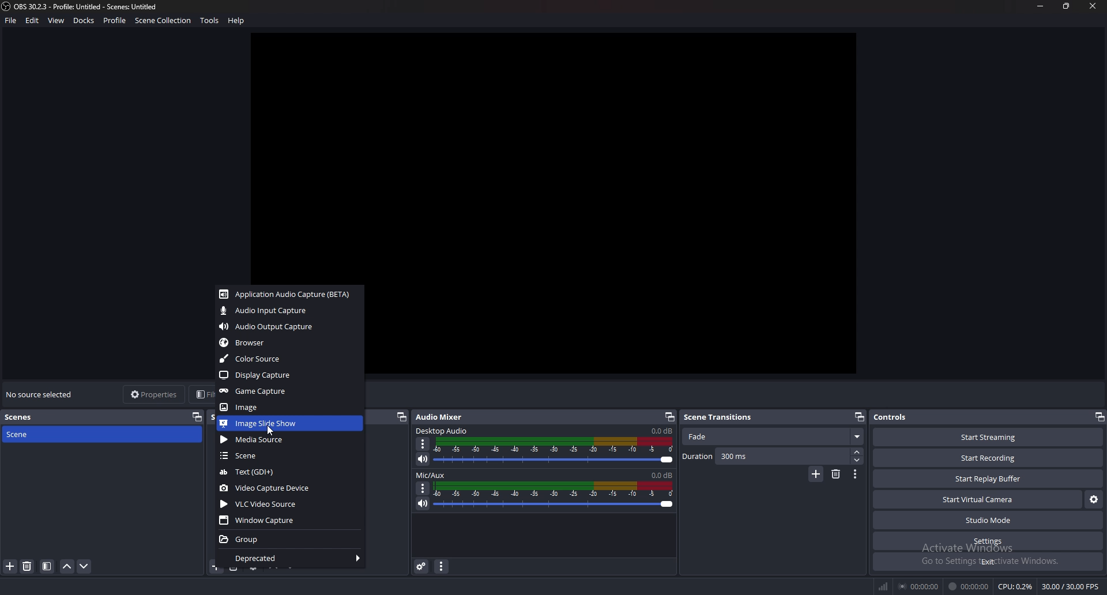  I want to click on cursor, so click(272, 431).